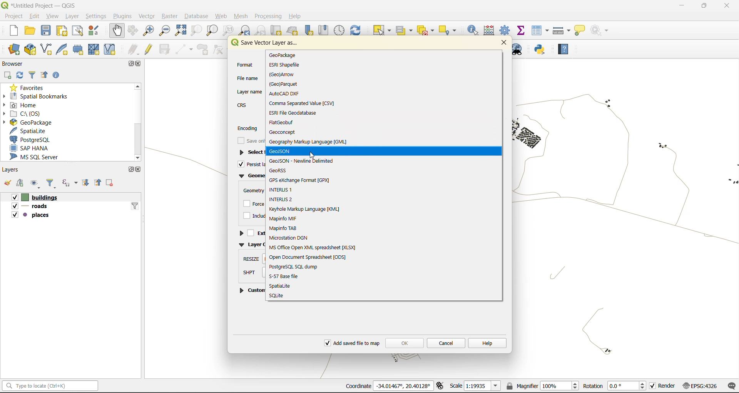 This screenshot has height=393, width=739. I want to click on zoom last, so click(246, 30).